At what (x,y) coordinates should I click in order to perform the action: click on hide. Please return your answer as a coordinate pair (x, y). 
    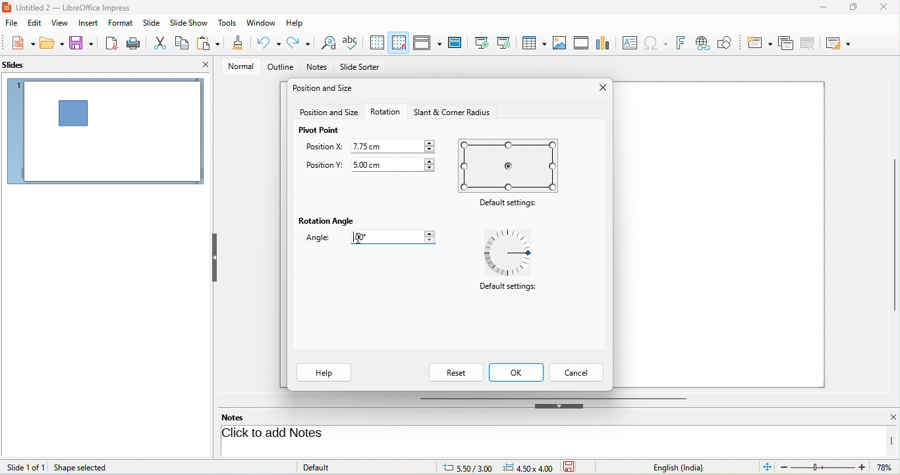
    Looking at the image, I should click on (559, 406).